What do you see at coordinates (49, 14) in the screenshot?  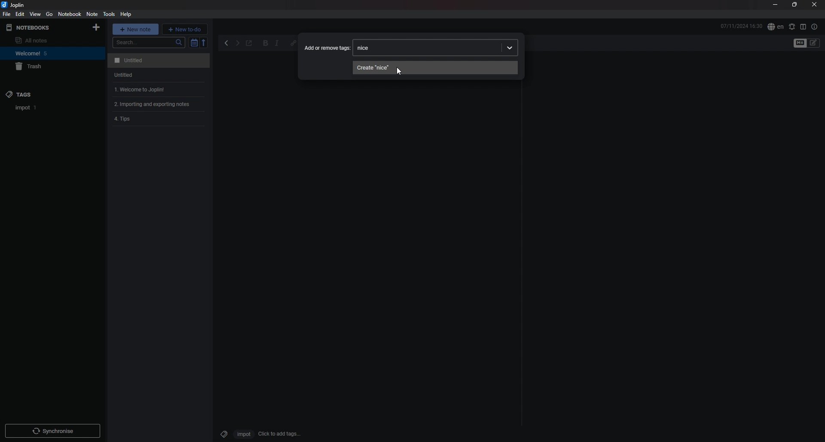 I see `go` at bounding box center [49, 14].